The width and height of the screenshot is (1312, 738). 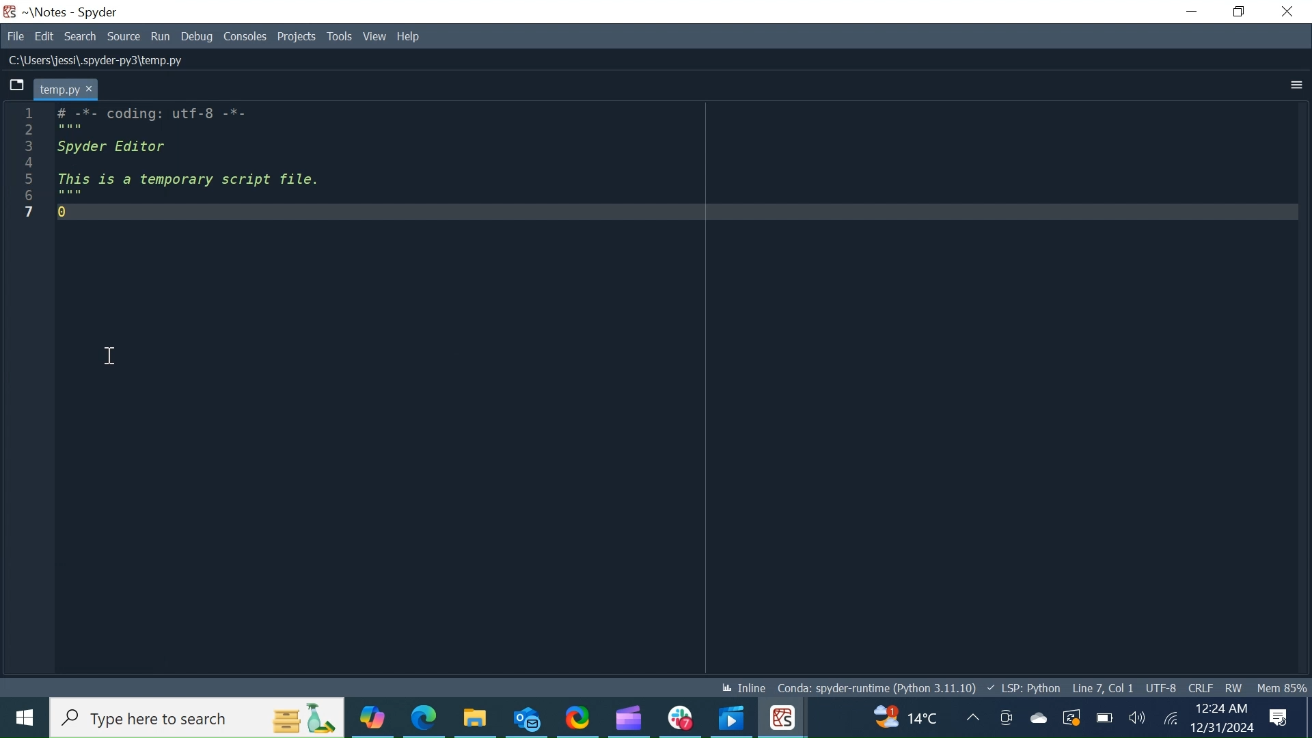 I want to click on cursor, so click(x=109, y=356).